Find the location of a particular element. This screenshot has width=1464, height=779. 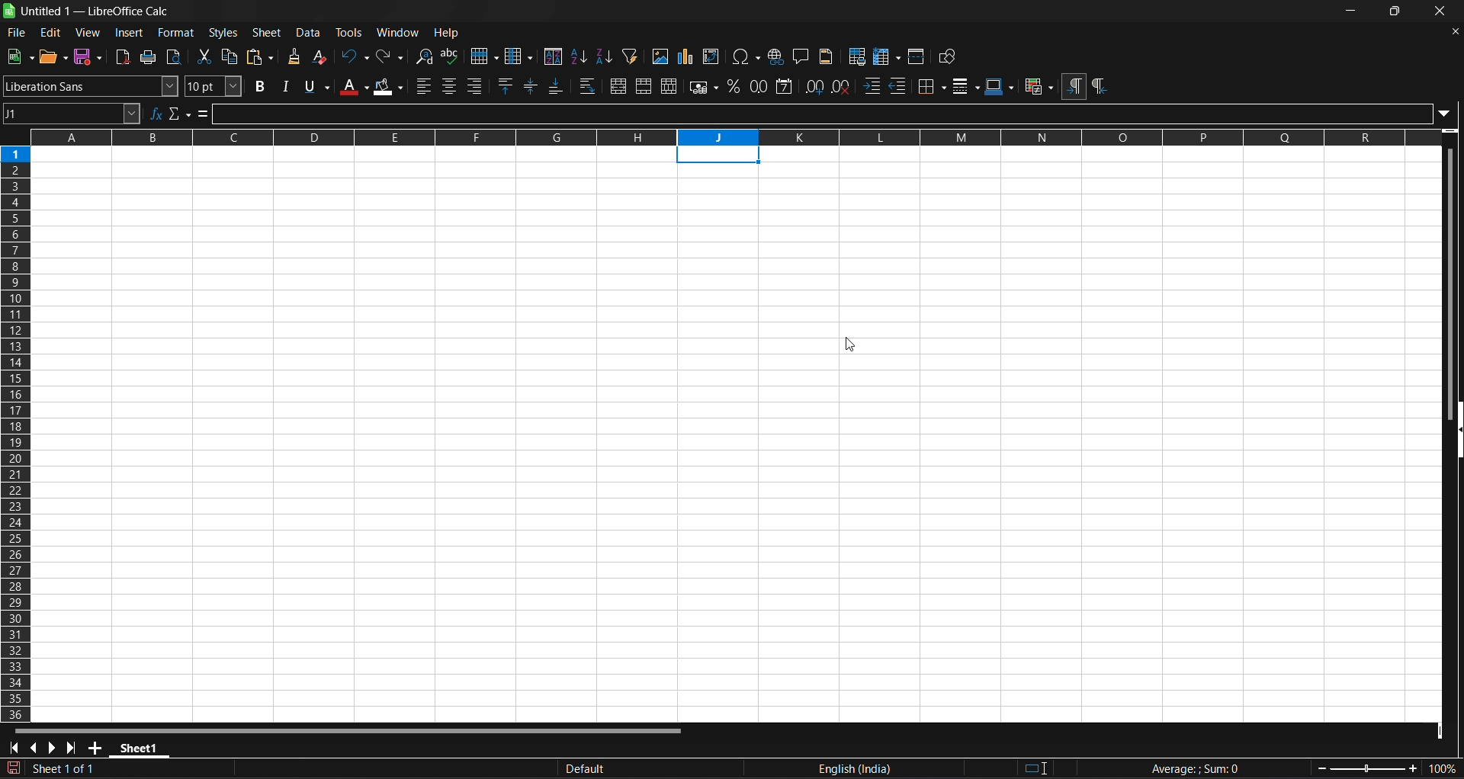

format as currency is located at coordinates (705, 88).